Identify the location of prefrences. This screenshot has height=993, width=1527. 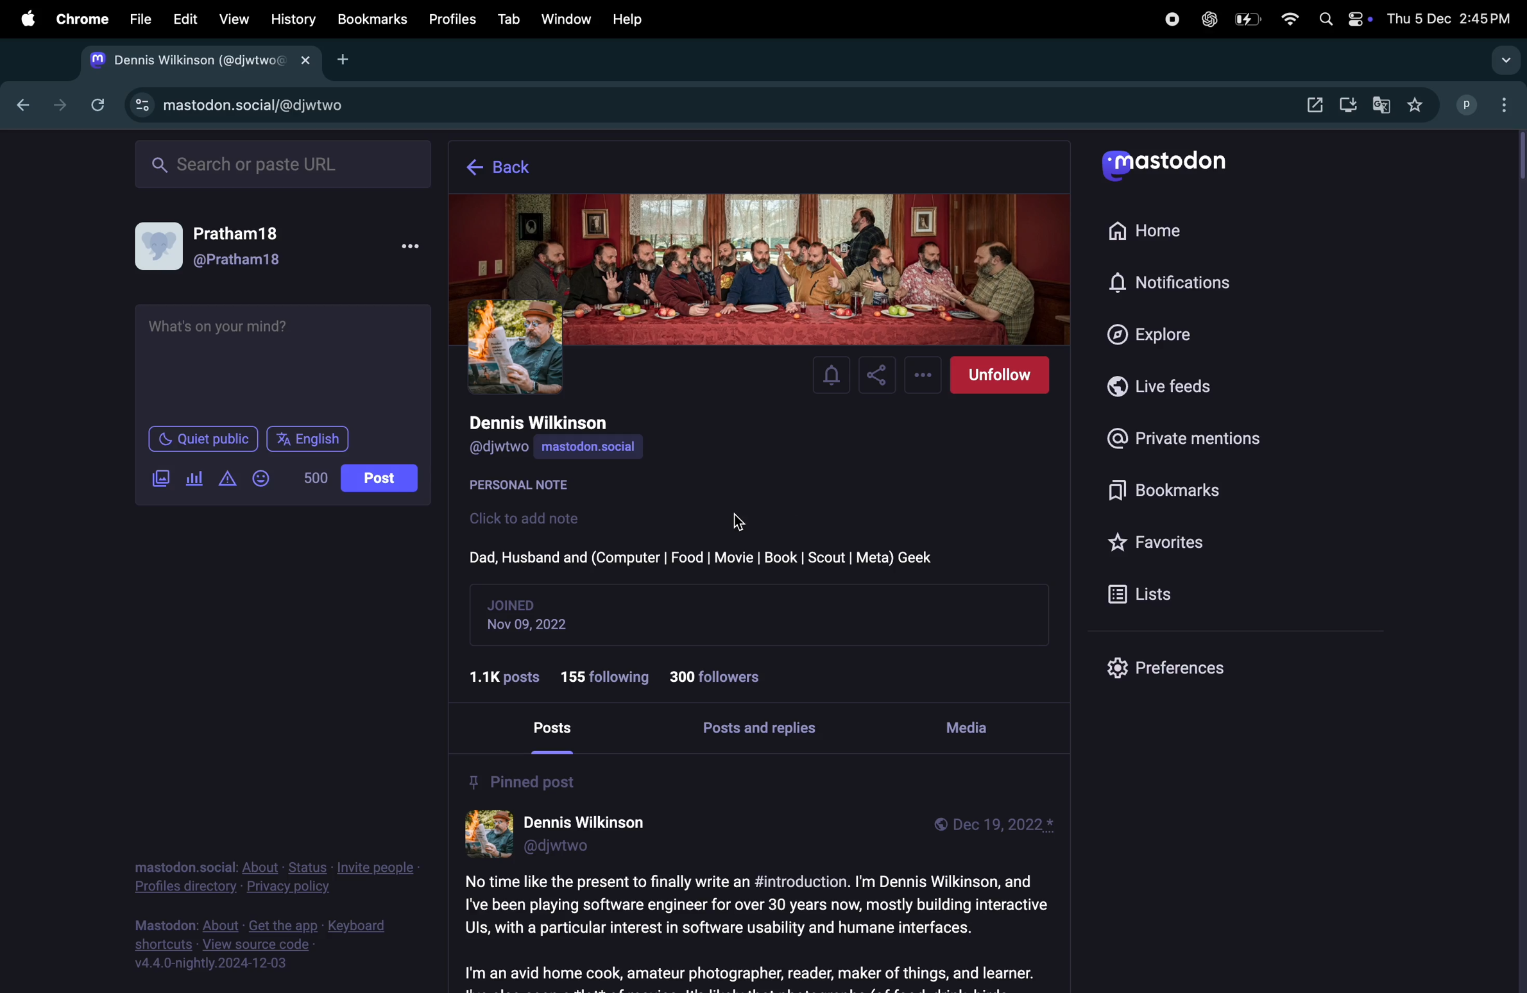
(1168, 670).